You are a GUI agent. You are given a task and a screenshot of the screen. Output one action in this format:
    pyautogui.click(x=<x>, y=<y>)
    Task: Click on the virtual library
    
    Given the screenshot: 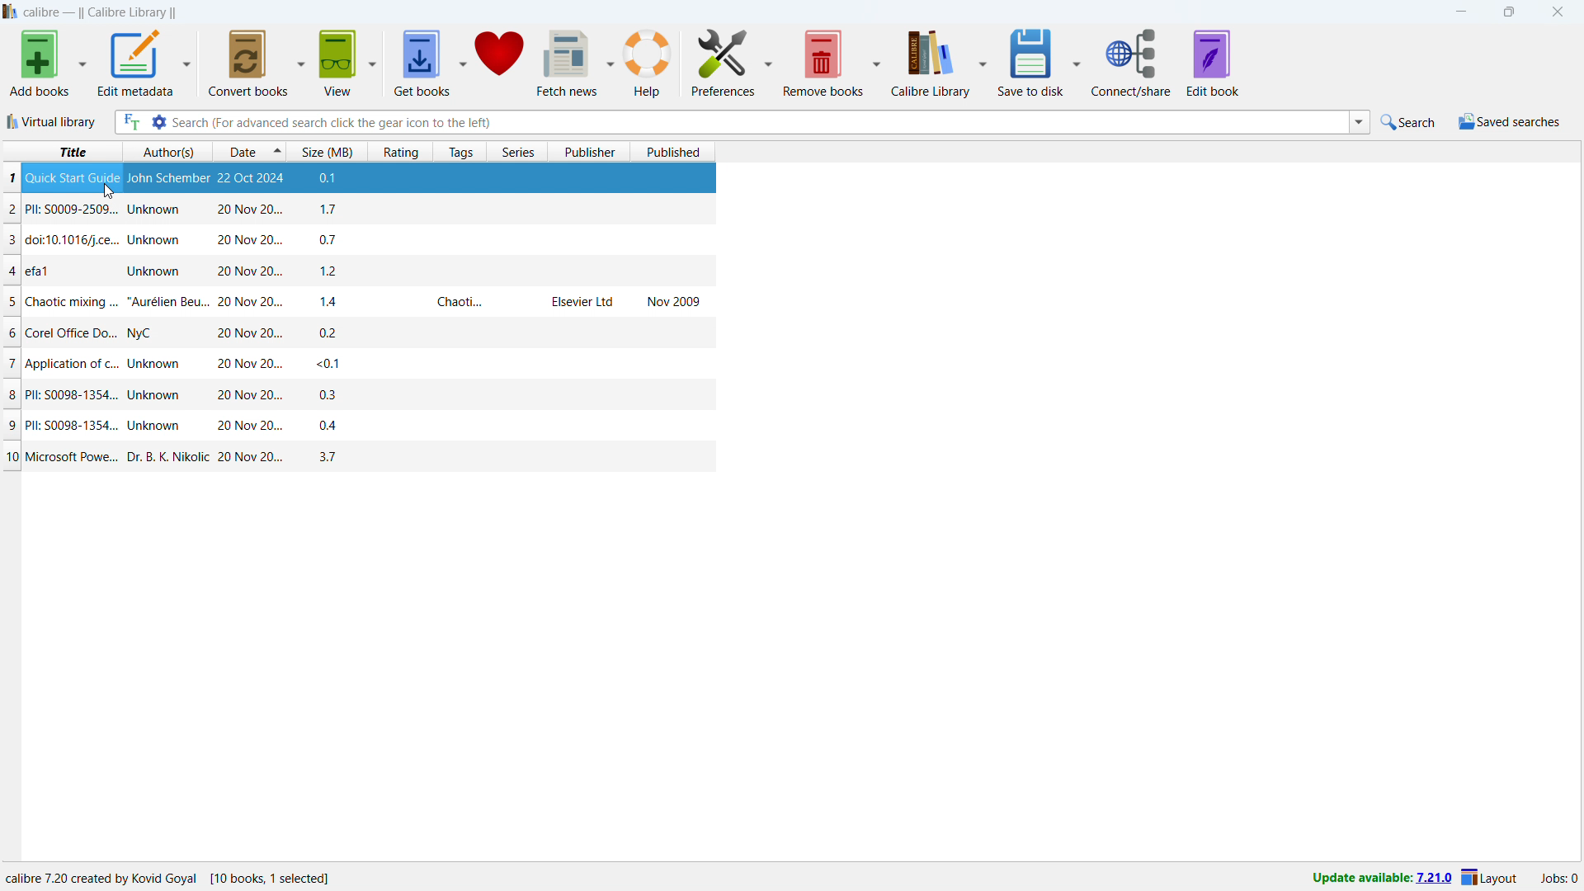 What is the action you would take?
    pyautogui.click(x=52, y=122)
    